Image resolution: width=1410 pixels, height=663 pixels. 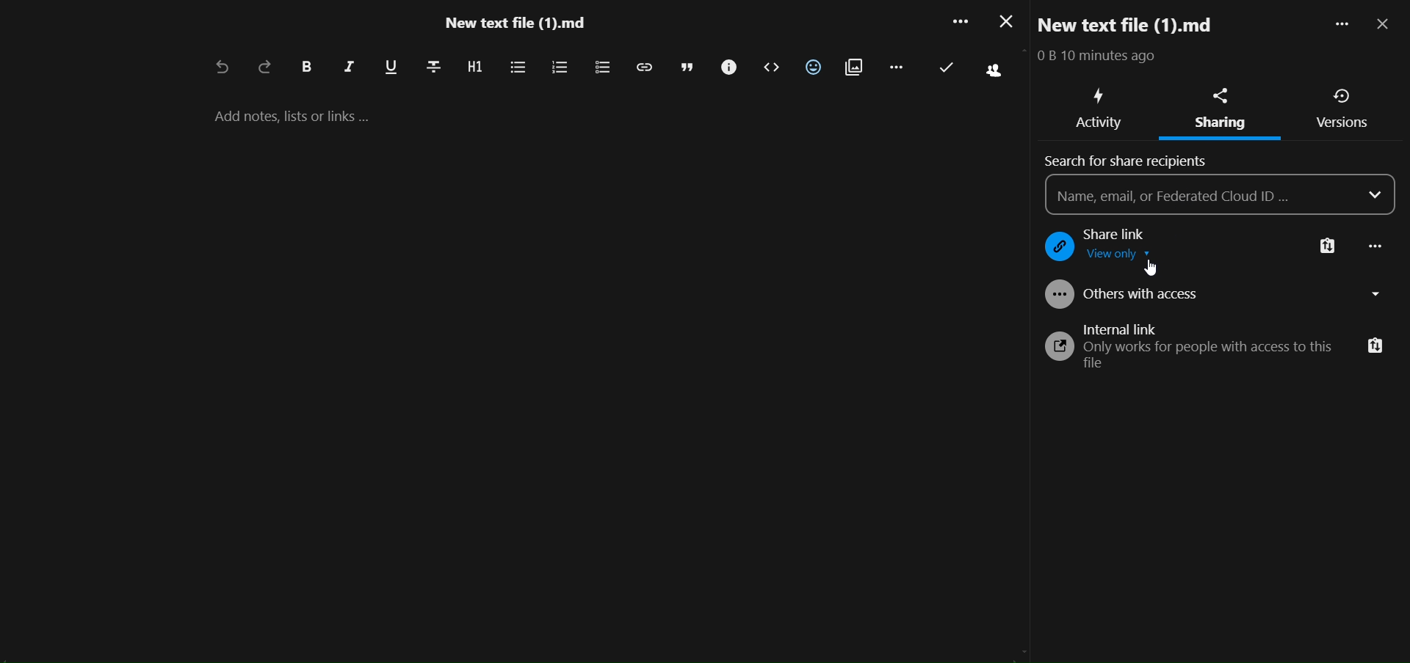 I want to click on italic, so click(x=349, y=70).